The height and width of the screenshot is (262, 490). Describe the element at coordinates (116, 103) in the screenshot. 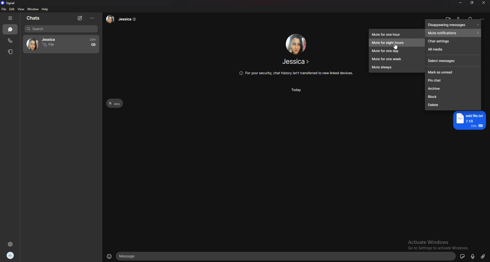

I see `h 40` at that location.